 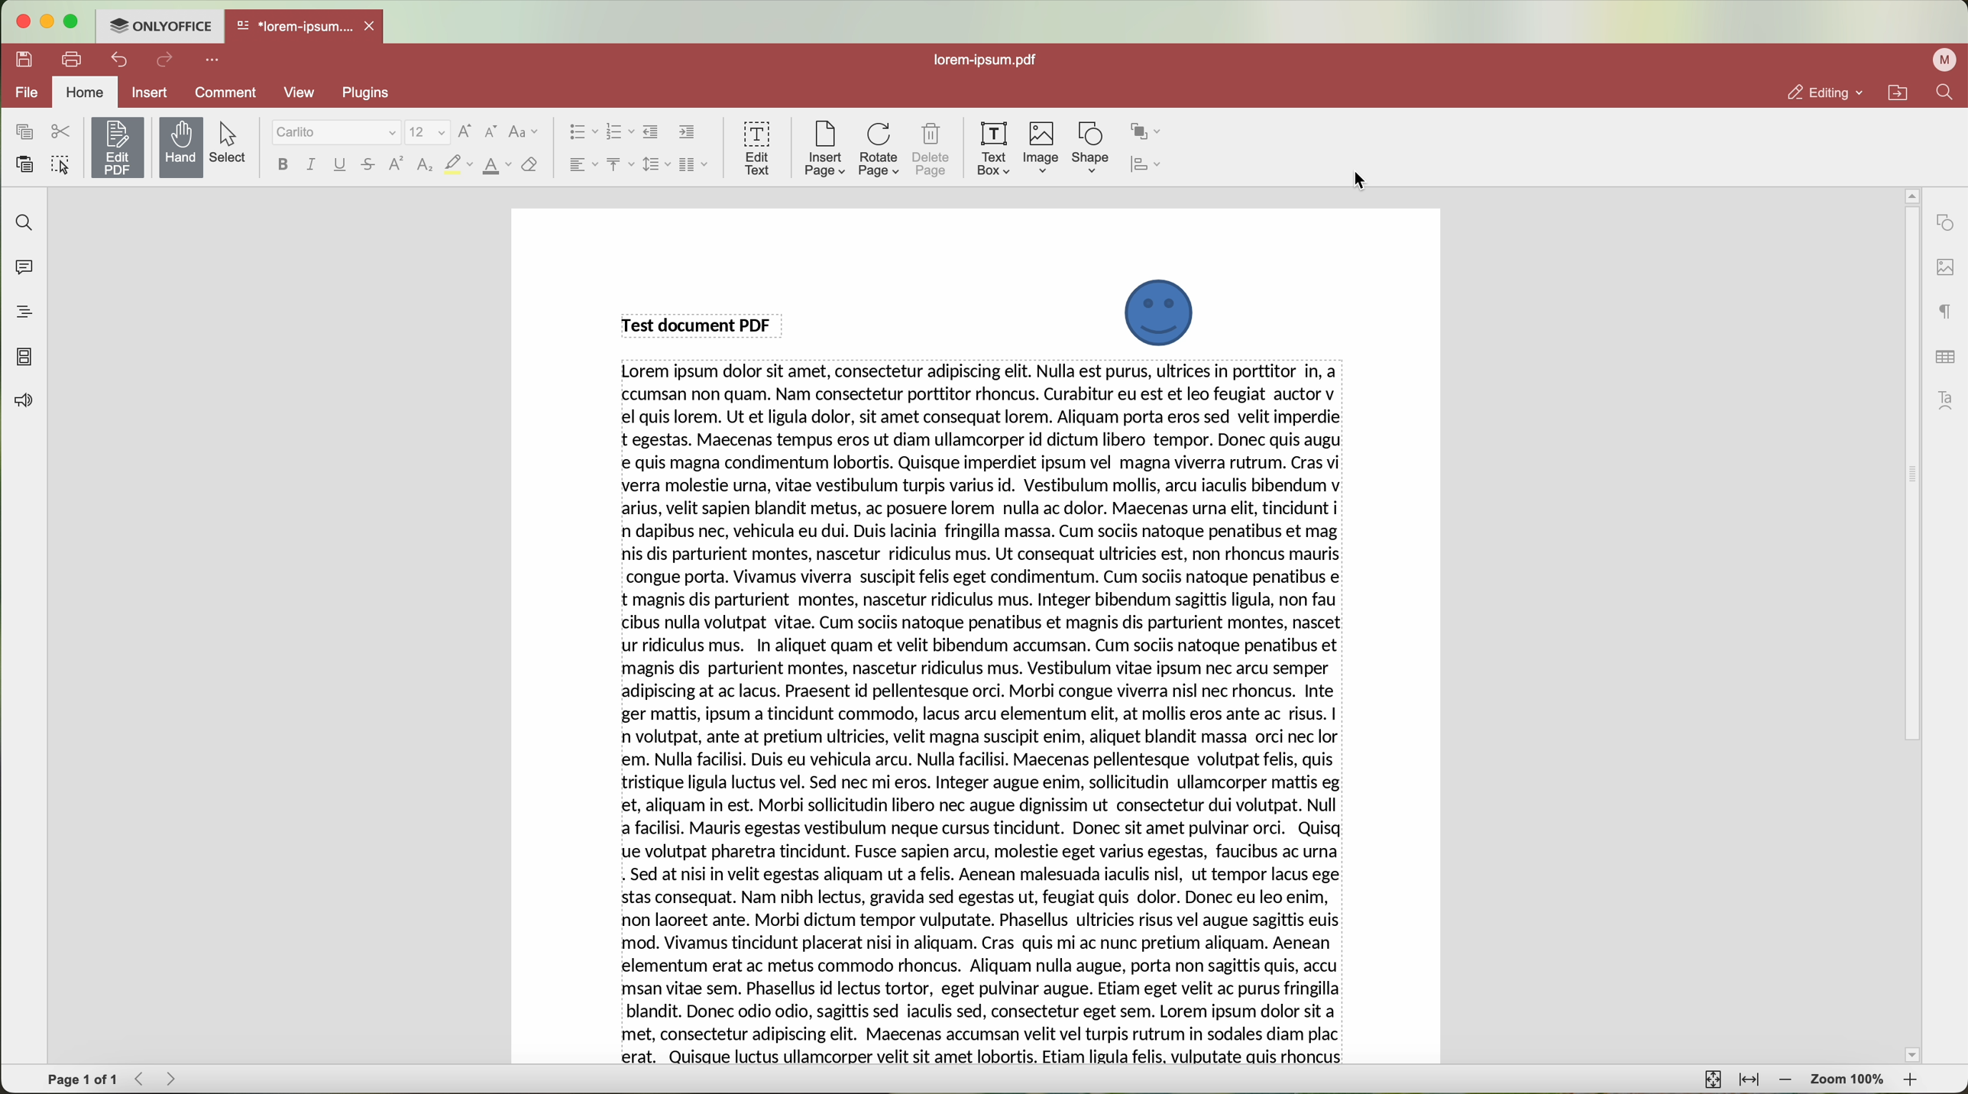 I want to click on shape settings, so click(x=1945, y=222).